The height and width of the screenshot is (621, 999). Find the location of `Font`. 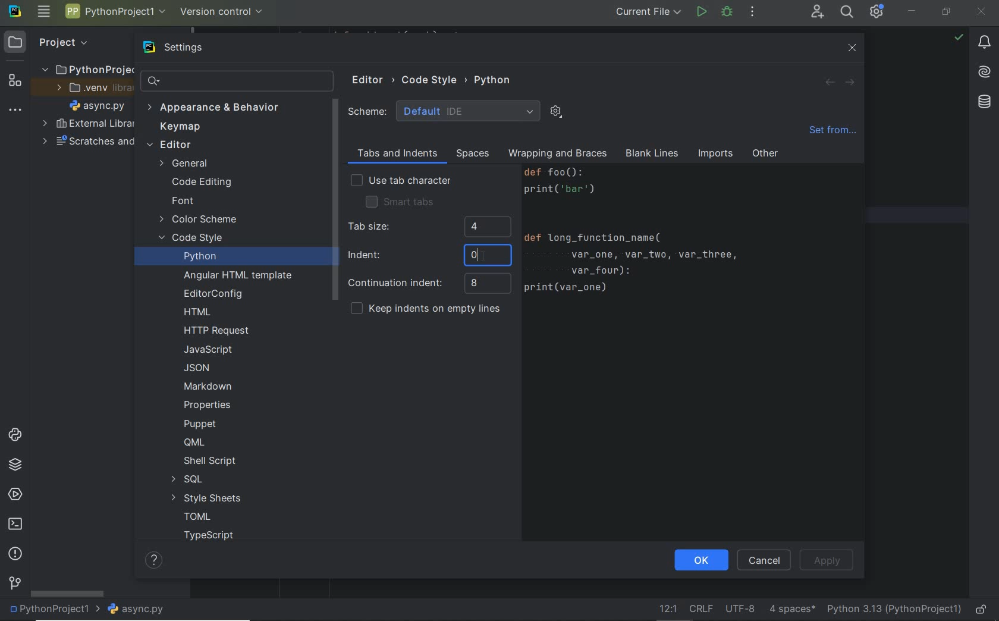

Font is located at coordinates (182, 201).